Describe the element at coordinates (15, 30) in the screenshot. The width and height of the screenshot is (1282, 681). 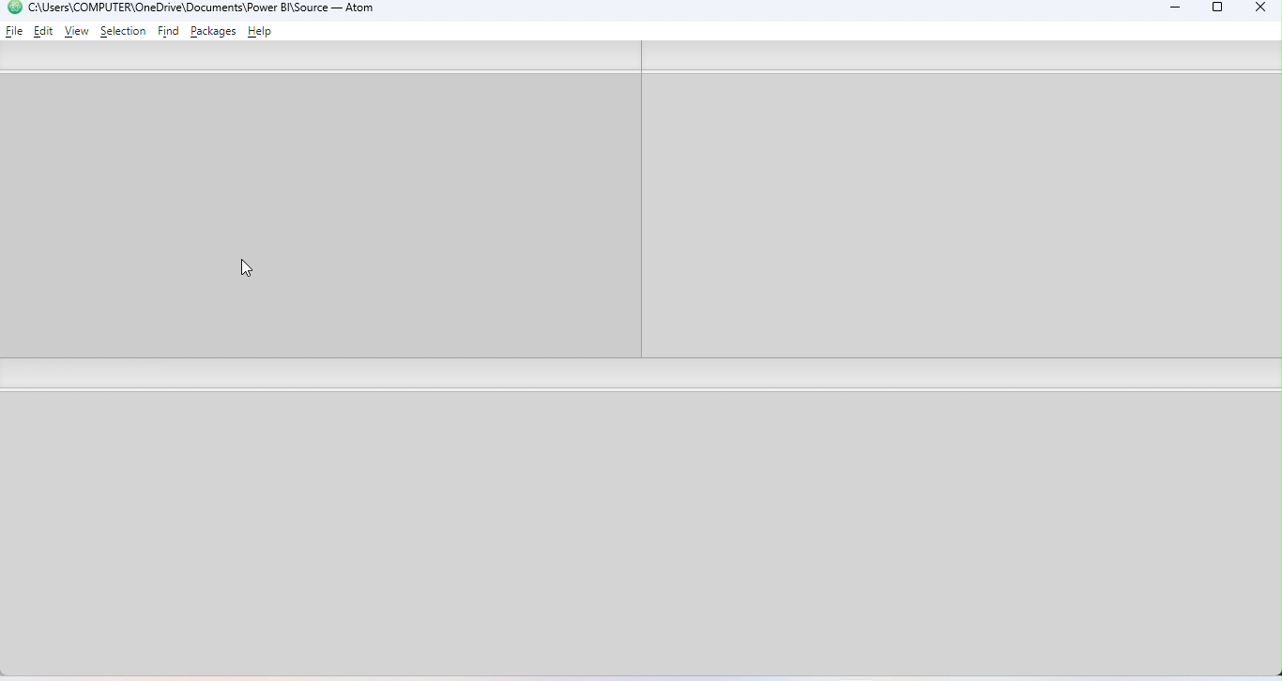
I see `File` at that location.